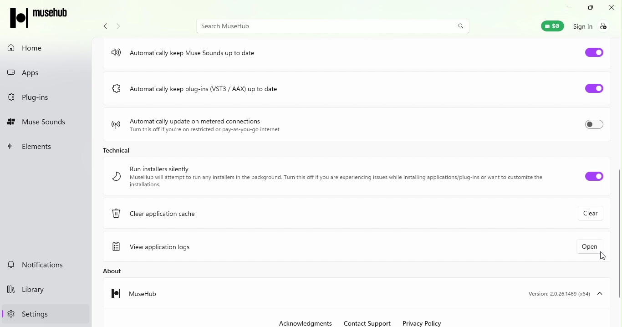 This screenshot has width=622, height=327. What do you see at coordinates (595, 123) in the screenshot?
I see `Toggle Automatically update on metered connections` at bounding box center [595, 123].